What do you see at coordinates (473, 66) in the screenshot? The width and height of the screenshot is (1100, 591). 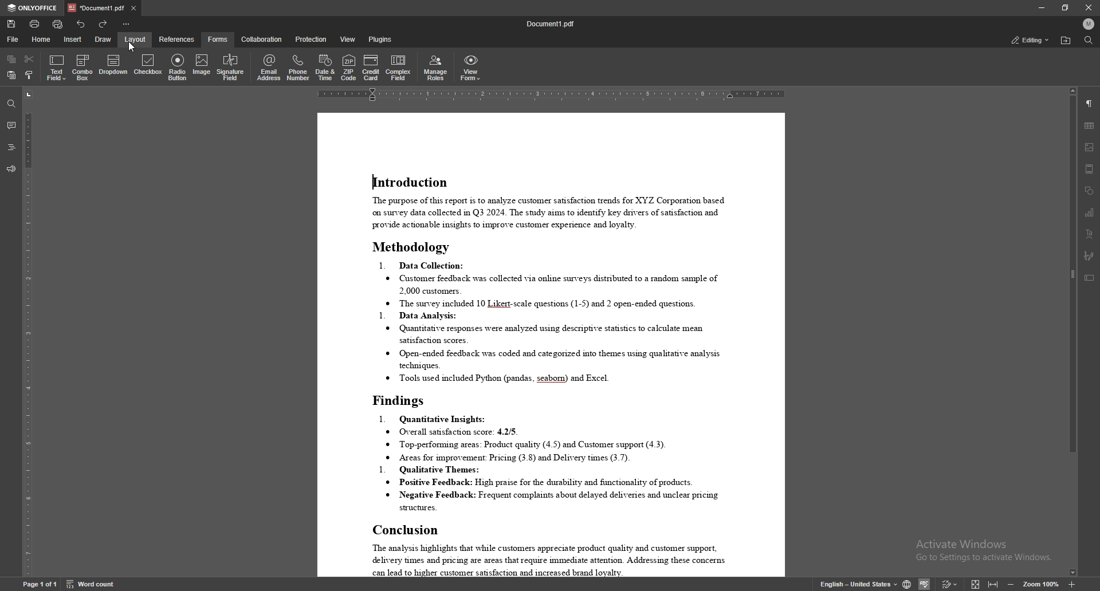 I see `view form` at bounding box center [473, 66].